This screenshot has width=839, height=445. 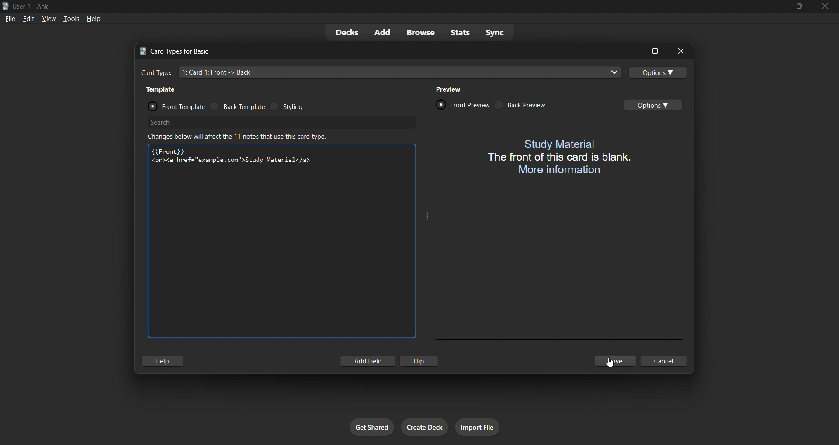 I want to click on new text, so click(x=233, y=161).